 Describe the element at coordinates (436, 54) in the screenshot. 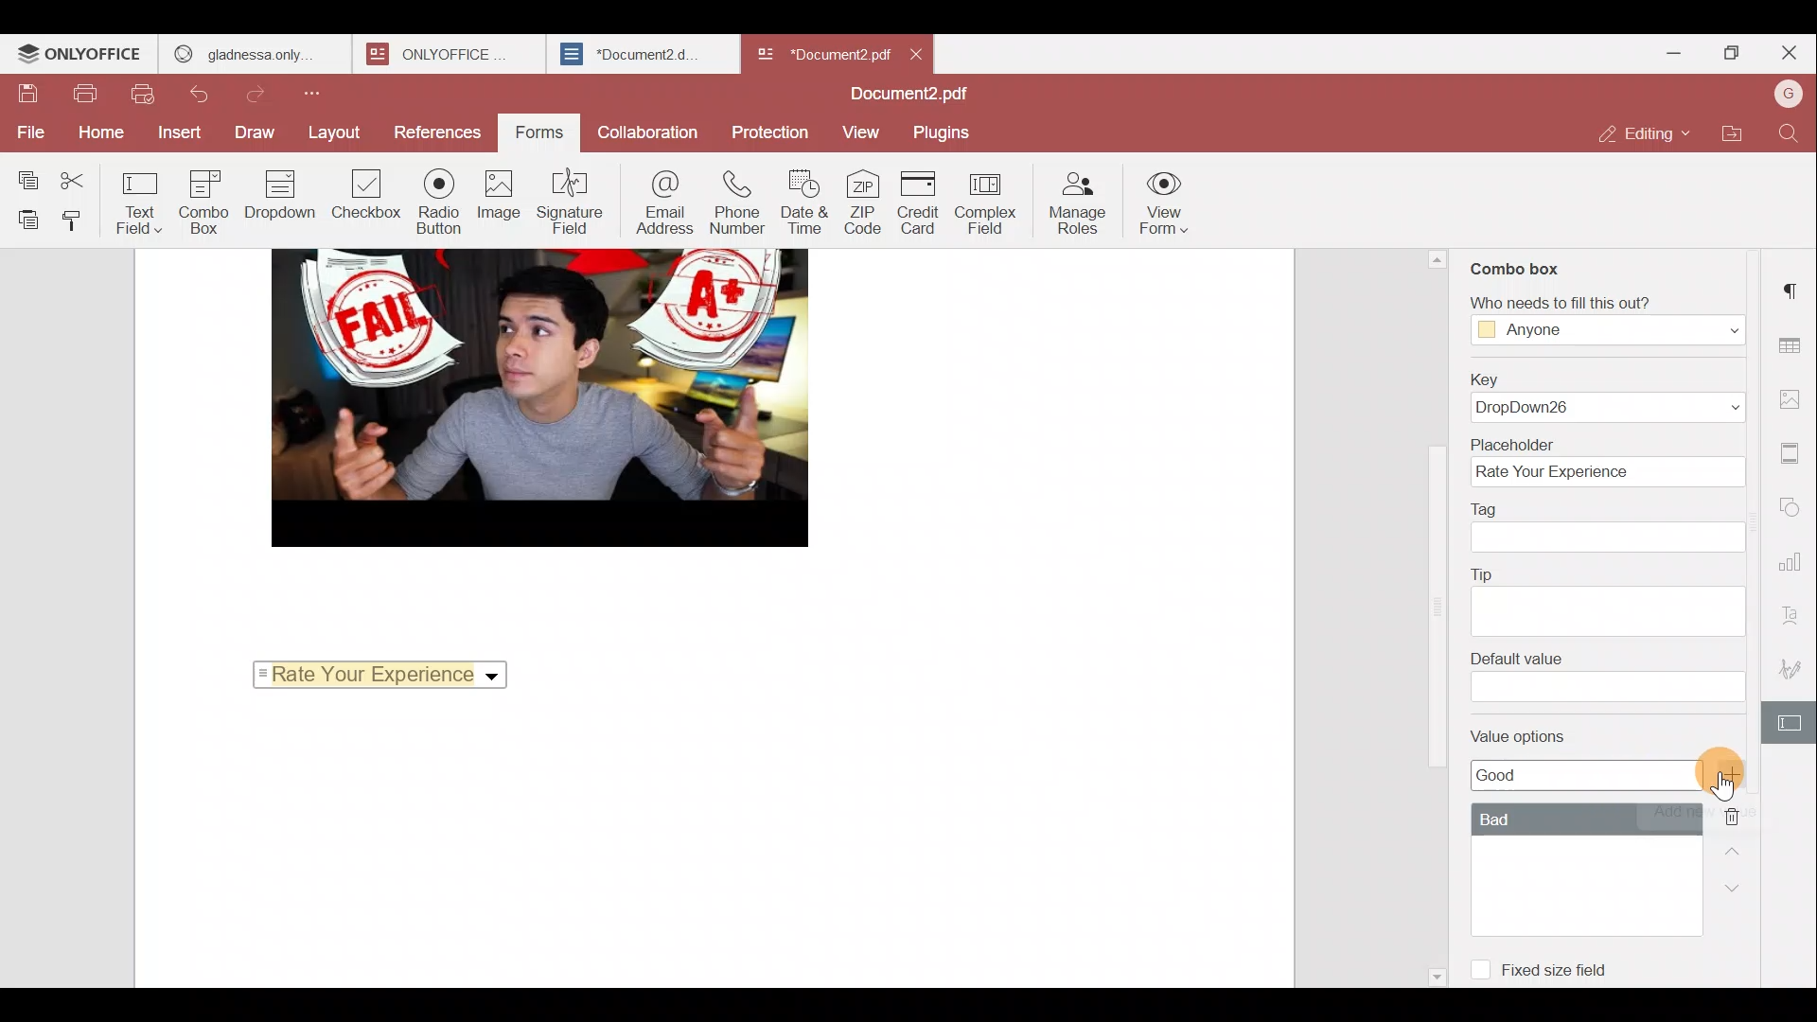

I see `ONLYOFFICE` at that location.